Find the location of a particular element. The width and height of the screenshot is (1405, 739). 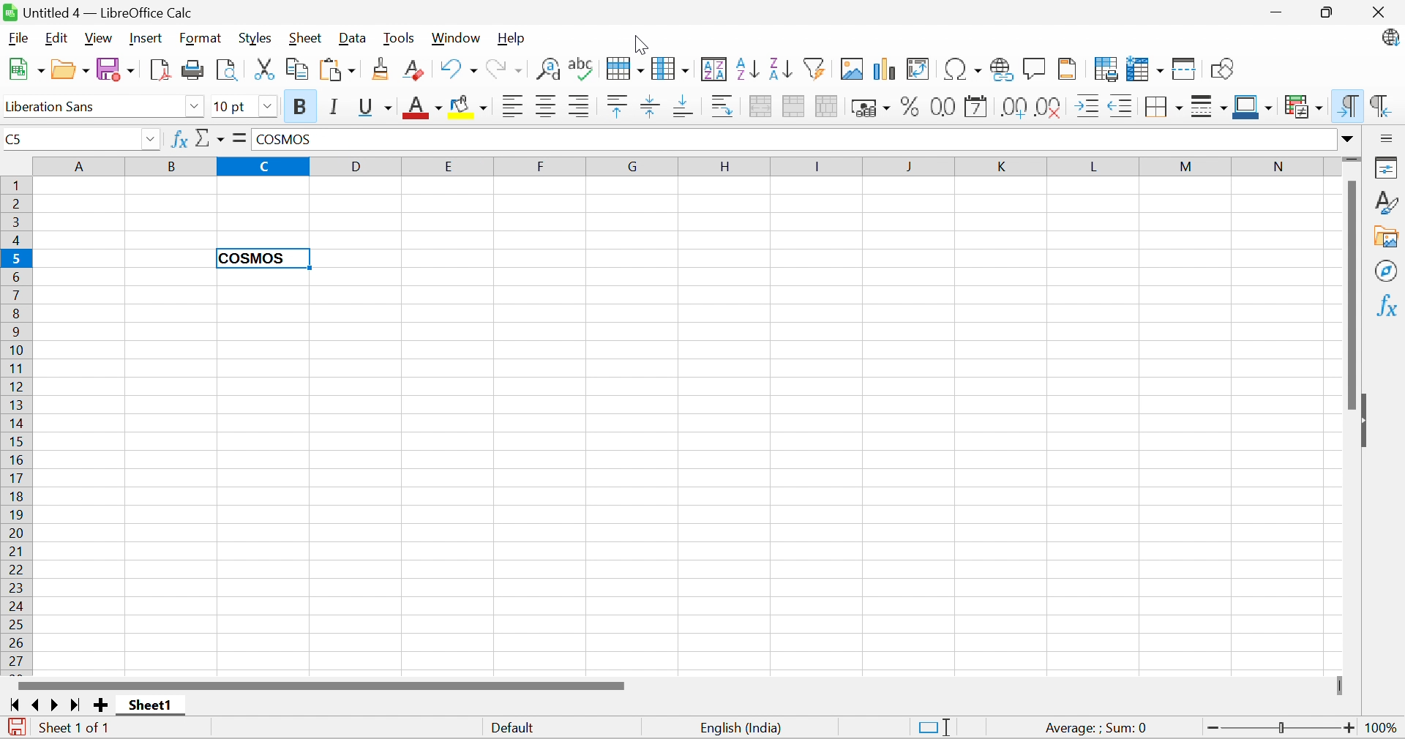

Window is located at coordinates (459, 37).